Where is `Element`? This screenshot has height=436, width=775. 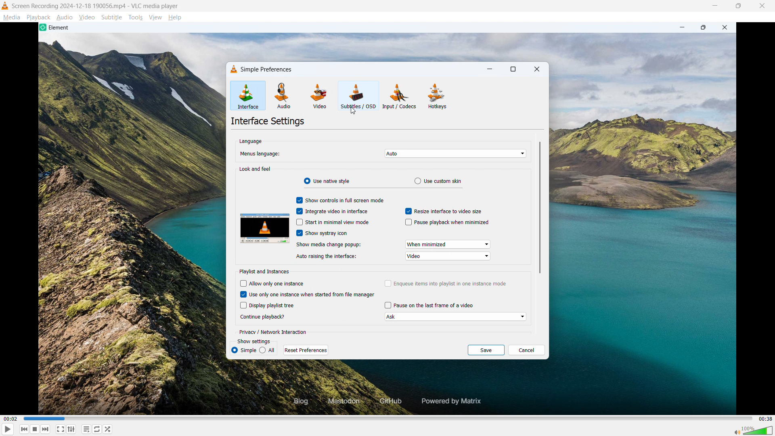
Element is located at coordinates (56, 28).